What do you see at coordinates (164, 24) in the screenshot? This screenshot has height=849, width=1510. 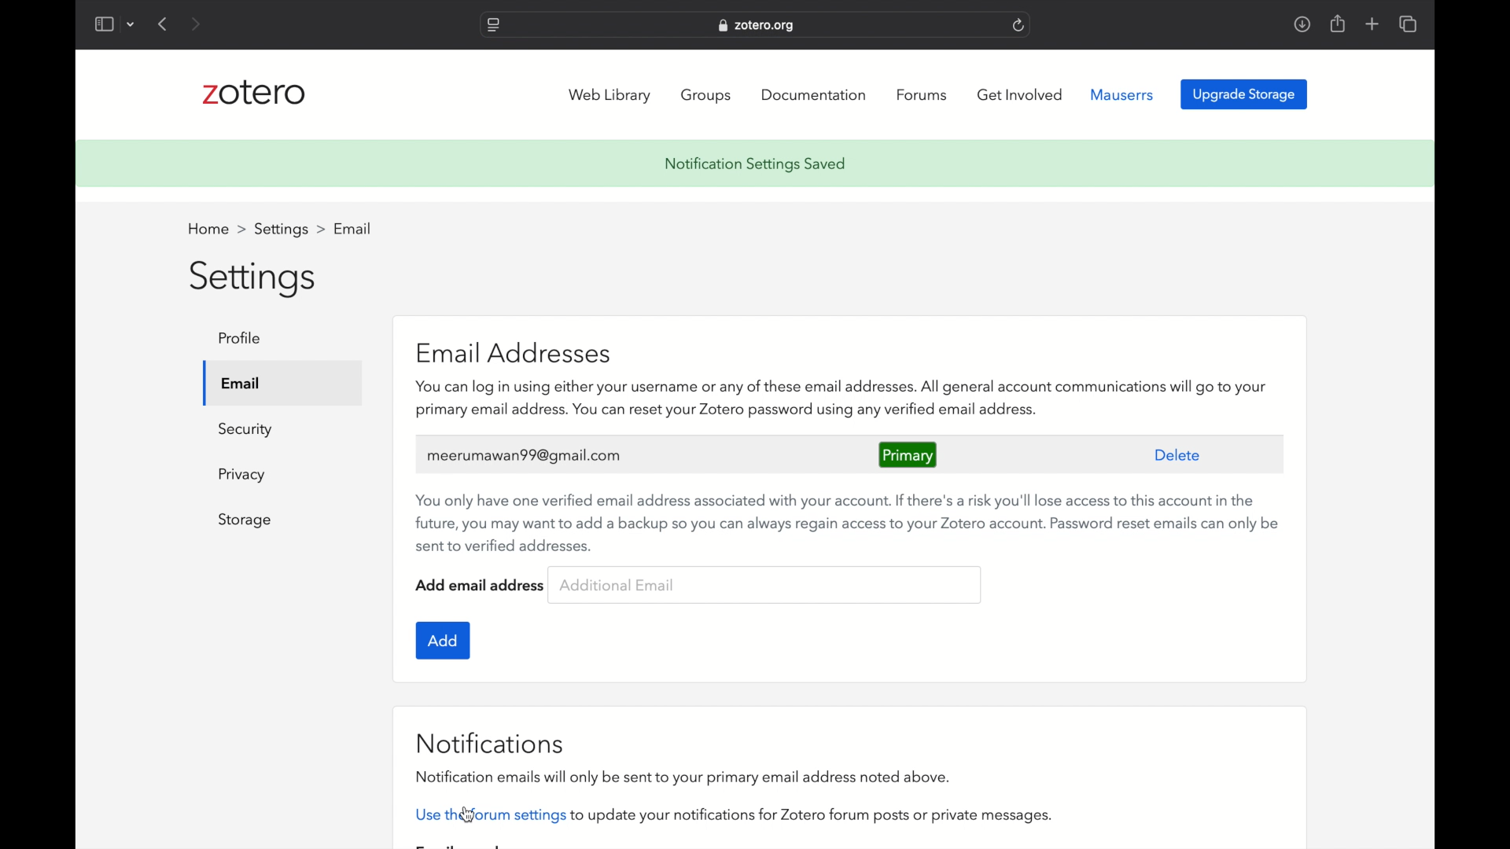 I see `previous` at bounding box center [164, 24].